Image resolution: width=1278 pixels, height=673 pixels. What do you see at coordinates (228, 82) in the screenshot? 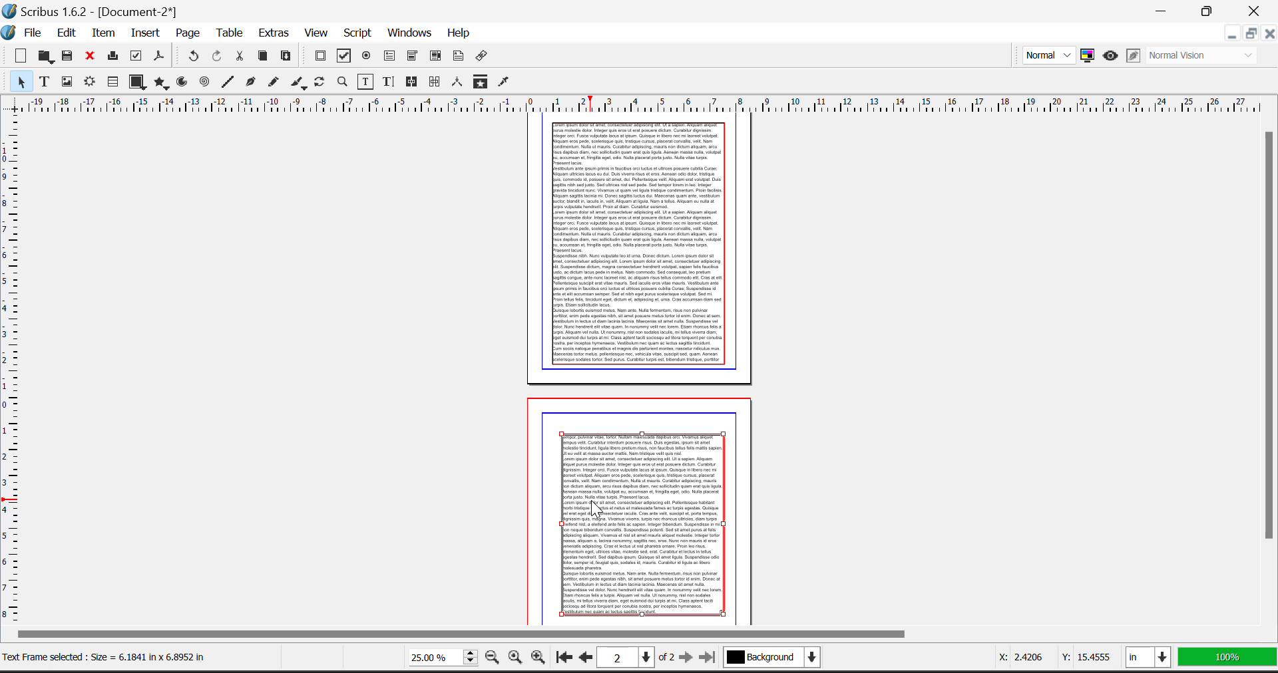
I see `Line` at bounding box center [228, 82].